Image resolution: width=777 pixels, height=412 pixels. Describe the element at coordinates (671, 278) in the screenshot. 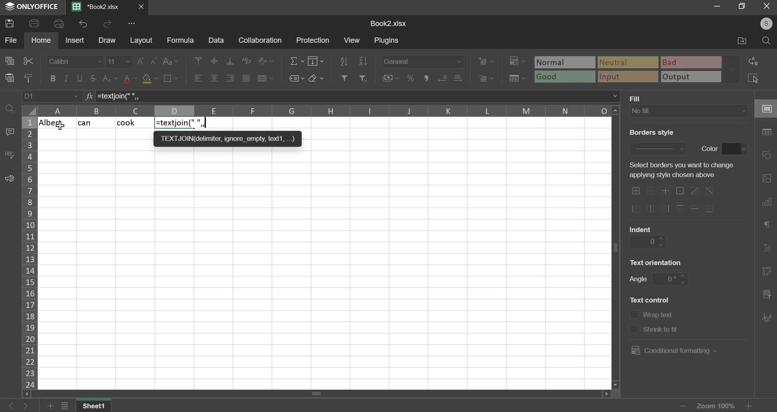

I see `angle` at that location.